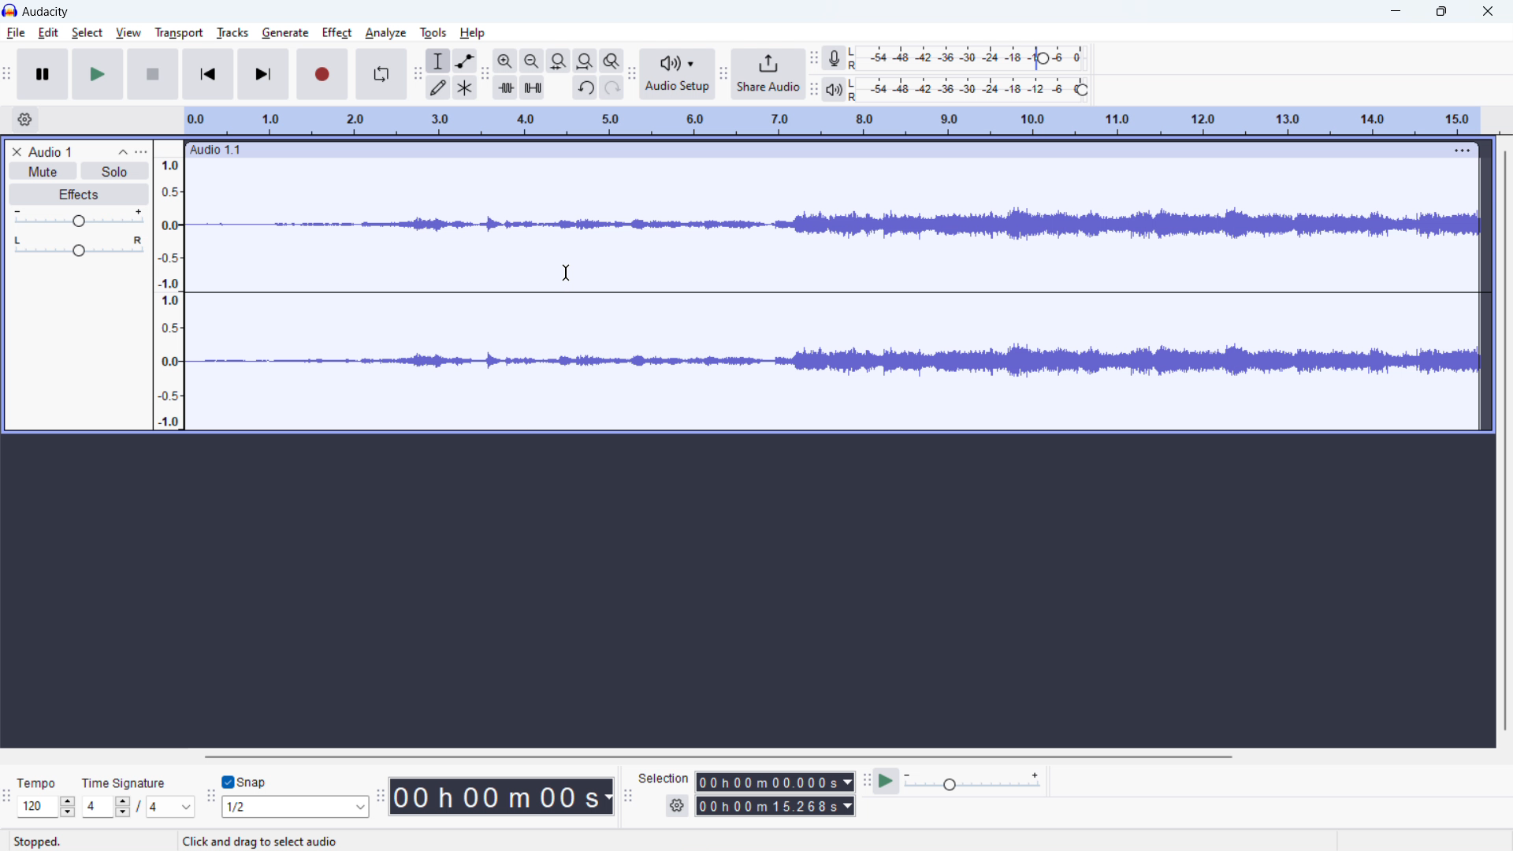 Image resolution: width=1513 pixels, height=851 pixels. Describe the element at coordinates (1502, 440) in the screenshot. I see `vertical scrollbar` at that location.